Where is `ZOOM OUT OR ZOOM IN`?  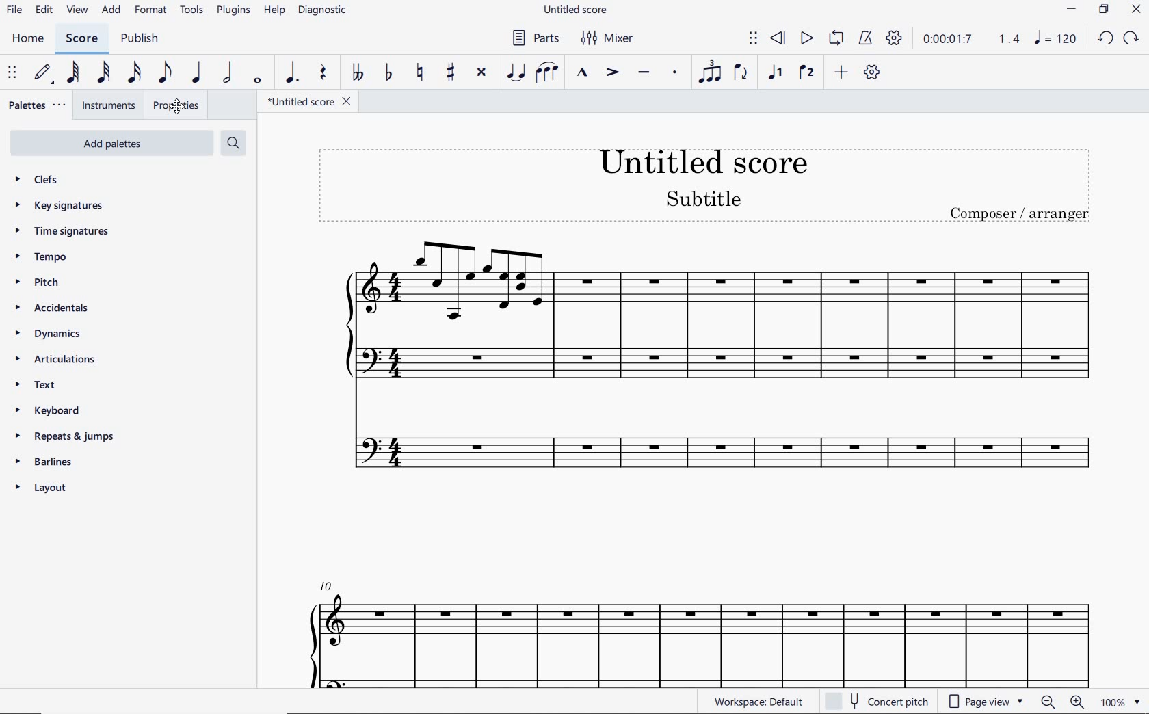
ZOOM OUT OR ZOOM IN is located at coordinates (1064, 701).